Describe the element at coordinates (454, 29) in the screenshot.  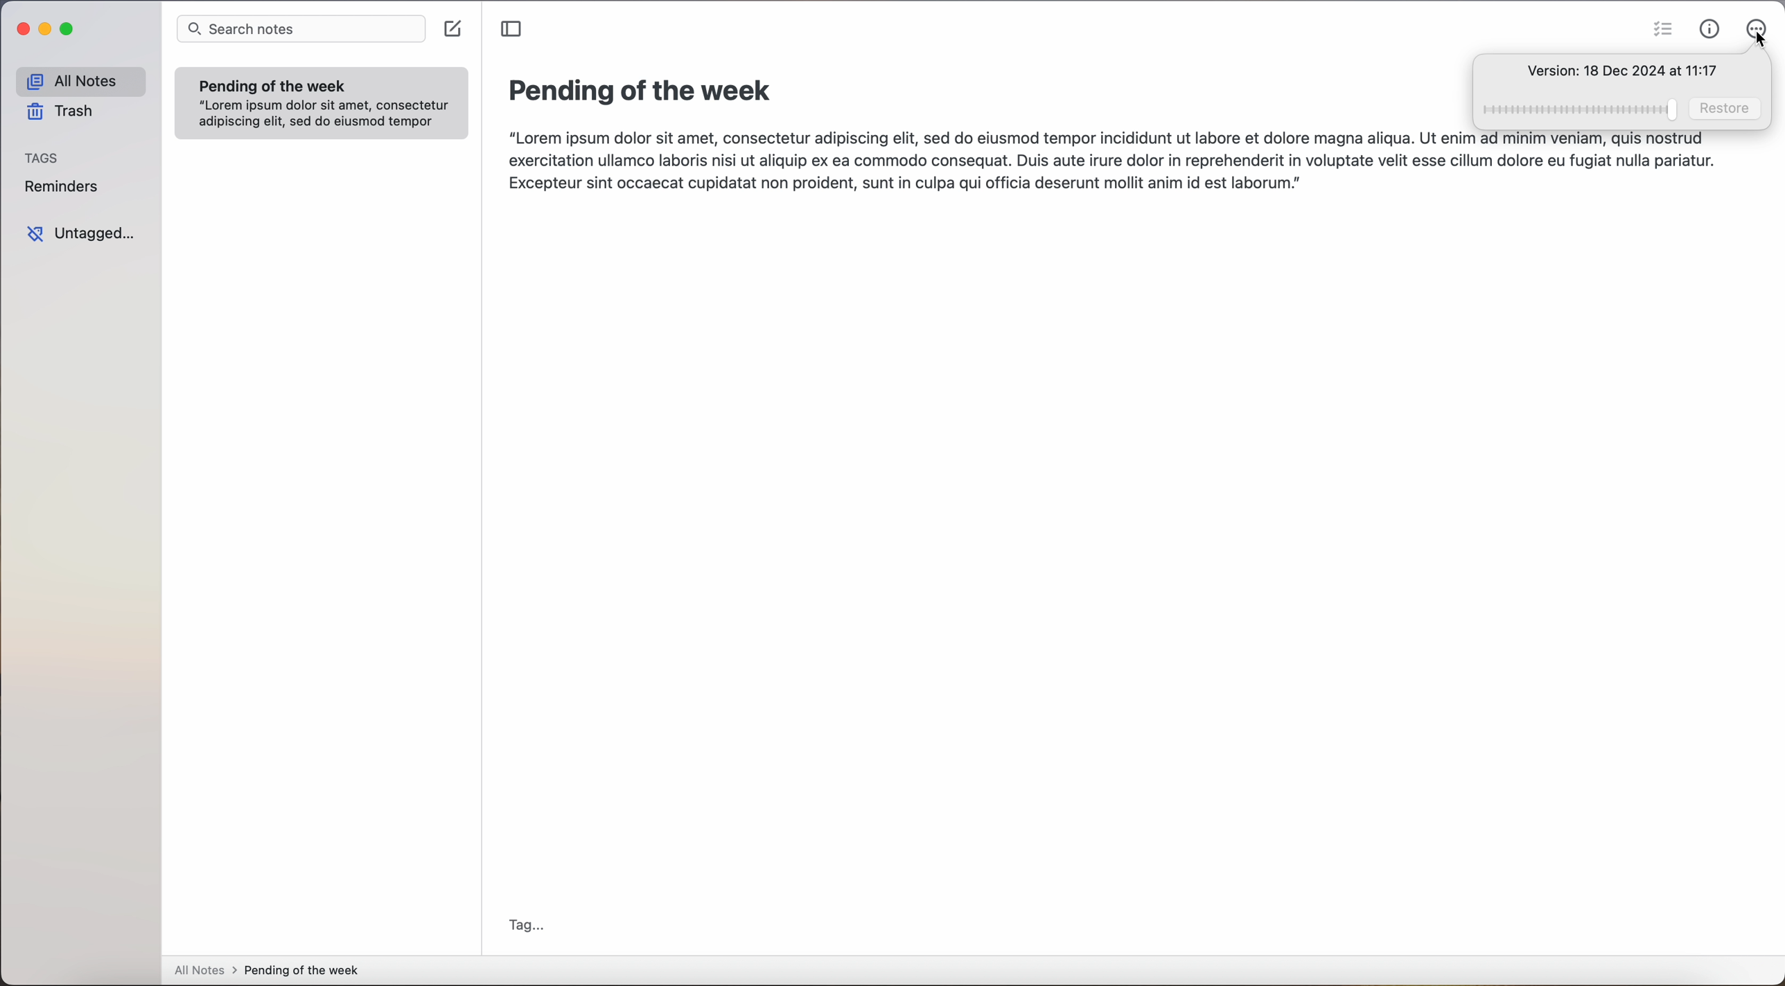
I see `create note` at that location.